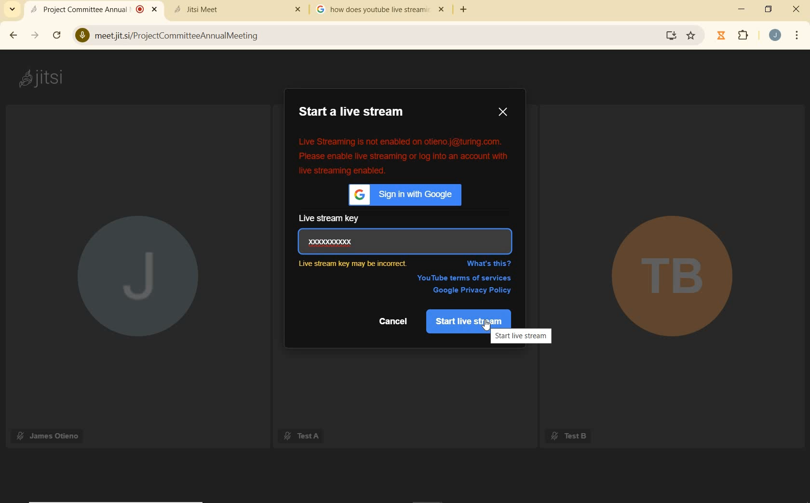 This screenshot has height=503, width=810. I want to click on restore down, so click(769, 10).